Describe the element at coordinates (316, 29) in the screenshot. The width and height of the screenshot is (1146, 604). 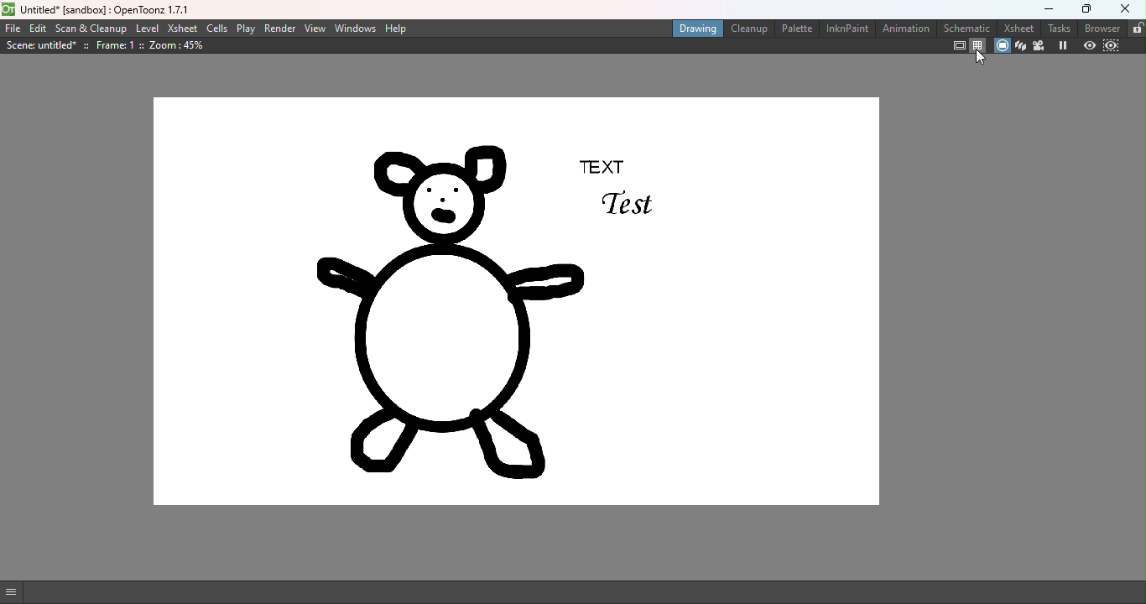
I see `View` at that location.